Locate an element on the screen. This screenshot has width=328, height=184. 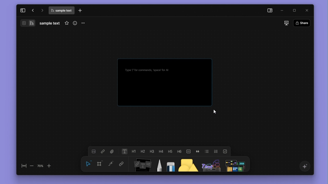
Final Text box (Notes) is located at coordinates (165, 82).